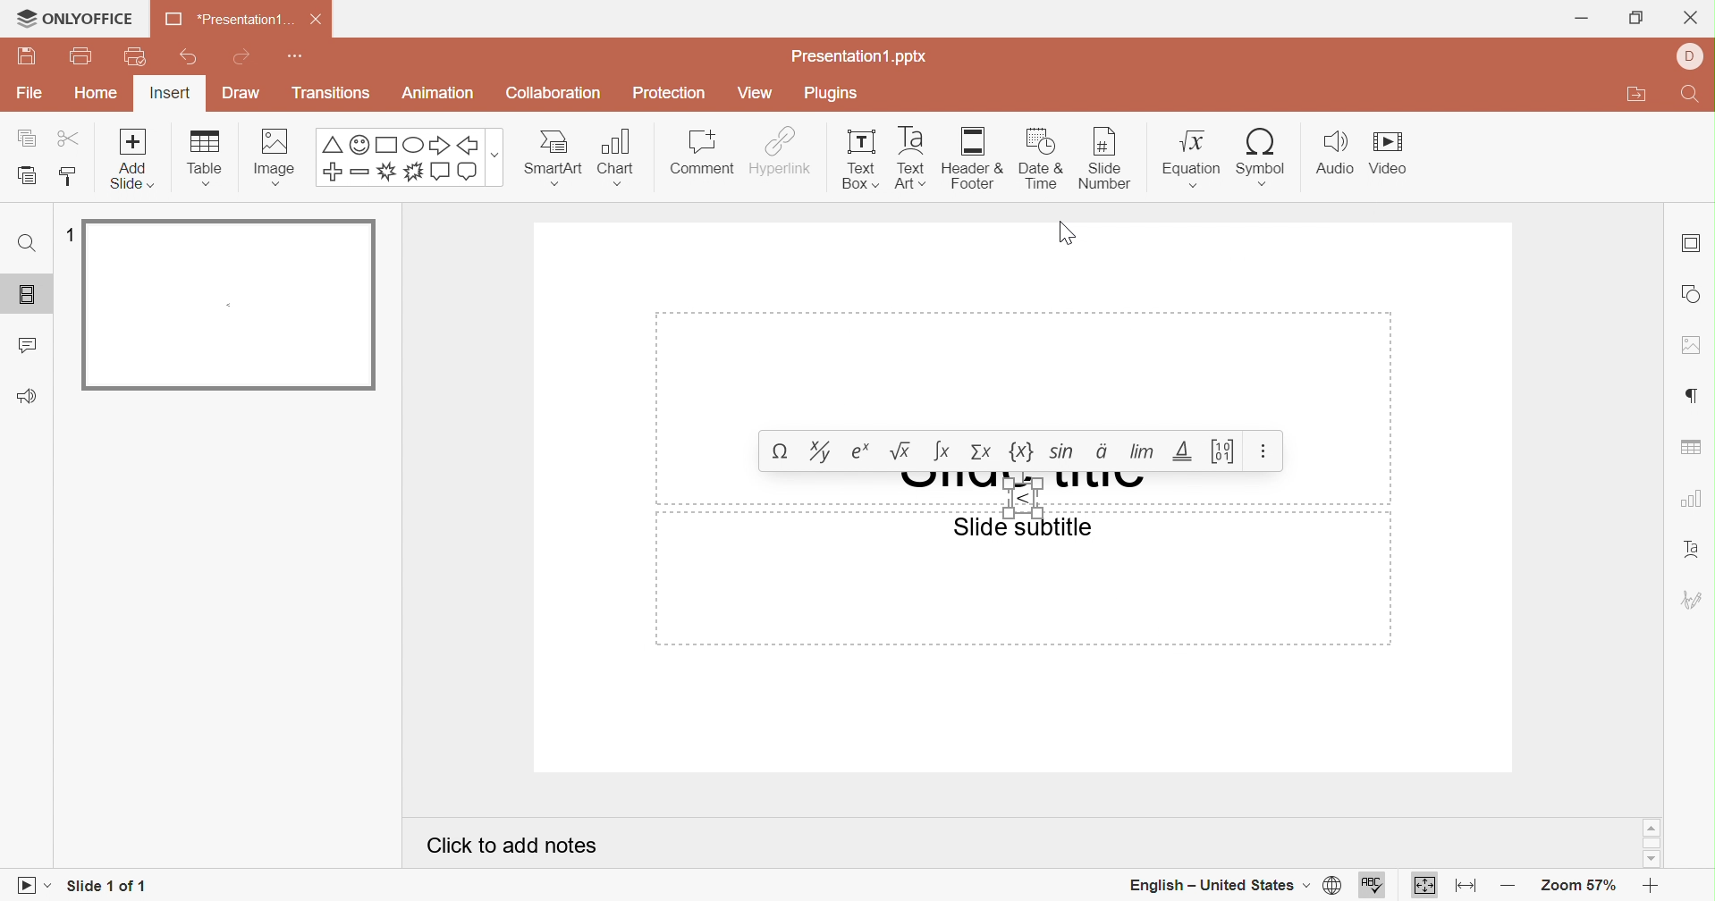 This screenshot has width=1715, height=901. What do you see at coordinates (1694, 57) in the screenshot?
I see `Profile` at bounding box center [1694, 57].